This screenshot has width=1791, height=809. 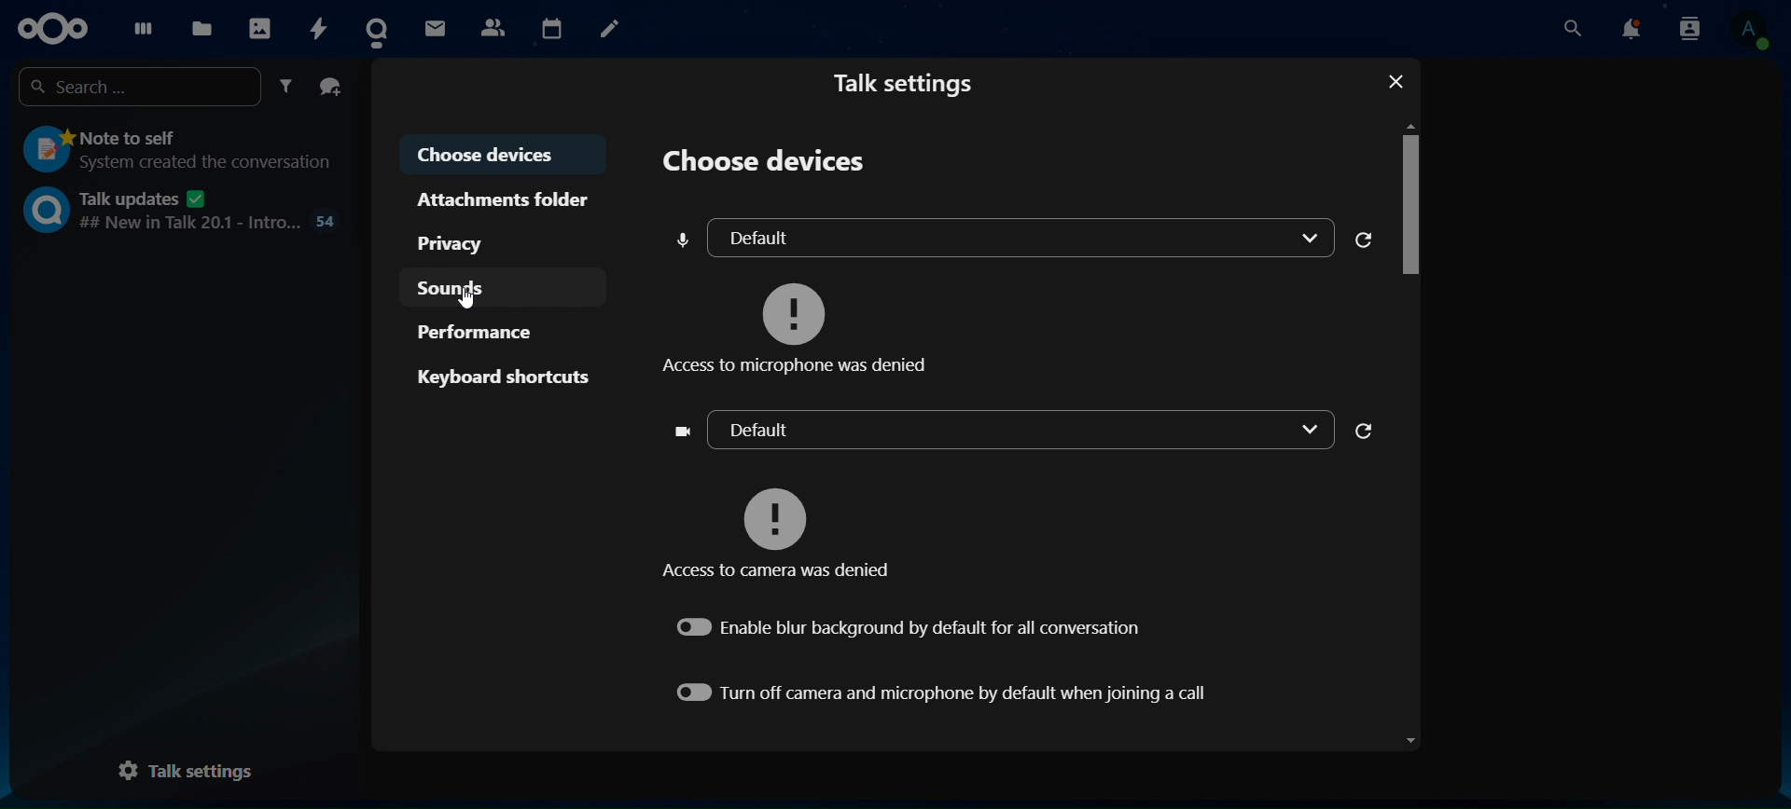 I want to click on access to microphone was denied, so click(x=798, y=322).